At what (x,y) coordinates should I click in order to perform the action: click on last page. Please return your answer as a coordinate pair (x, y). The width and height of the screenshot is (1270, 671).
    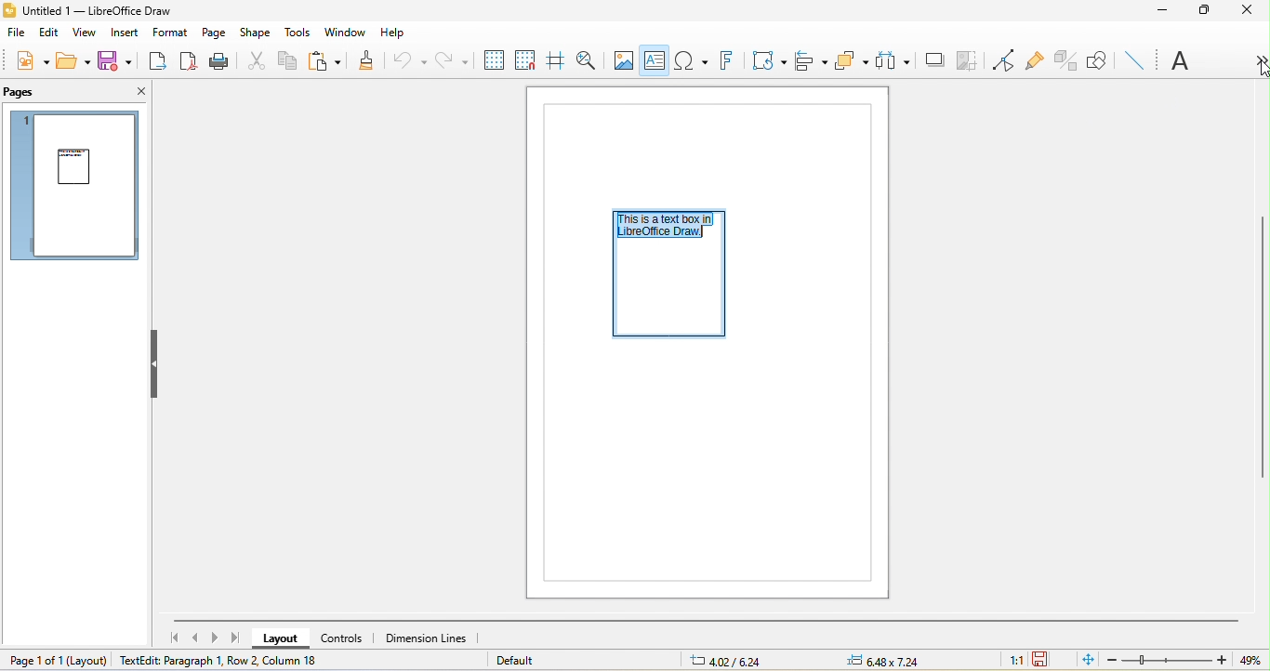
    Looking at the image, I should click on (235, 638).